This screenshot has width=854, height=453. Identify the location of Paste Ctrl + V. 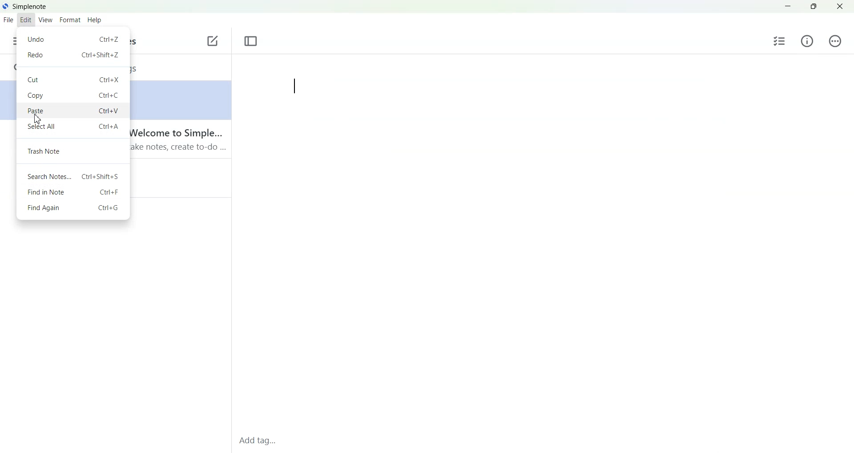
(73, 111).